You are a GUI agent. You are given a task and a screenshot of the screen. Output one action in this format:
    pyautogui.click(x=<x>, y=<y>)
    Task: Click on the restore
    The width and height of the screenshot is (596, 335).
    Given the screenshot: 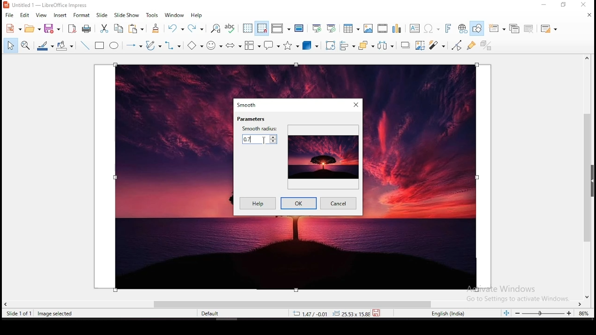 What is the action you would take?
    pyautogui.click(x=564, y=6)
    